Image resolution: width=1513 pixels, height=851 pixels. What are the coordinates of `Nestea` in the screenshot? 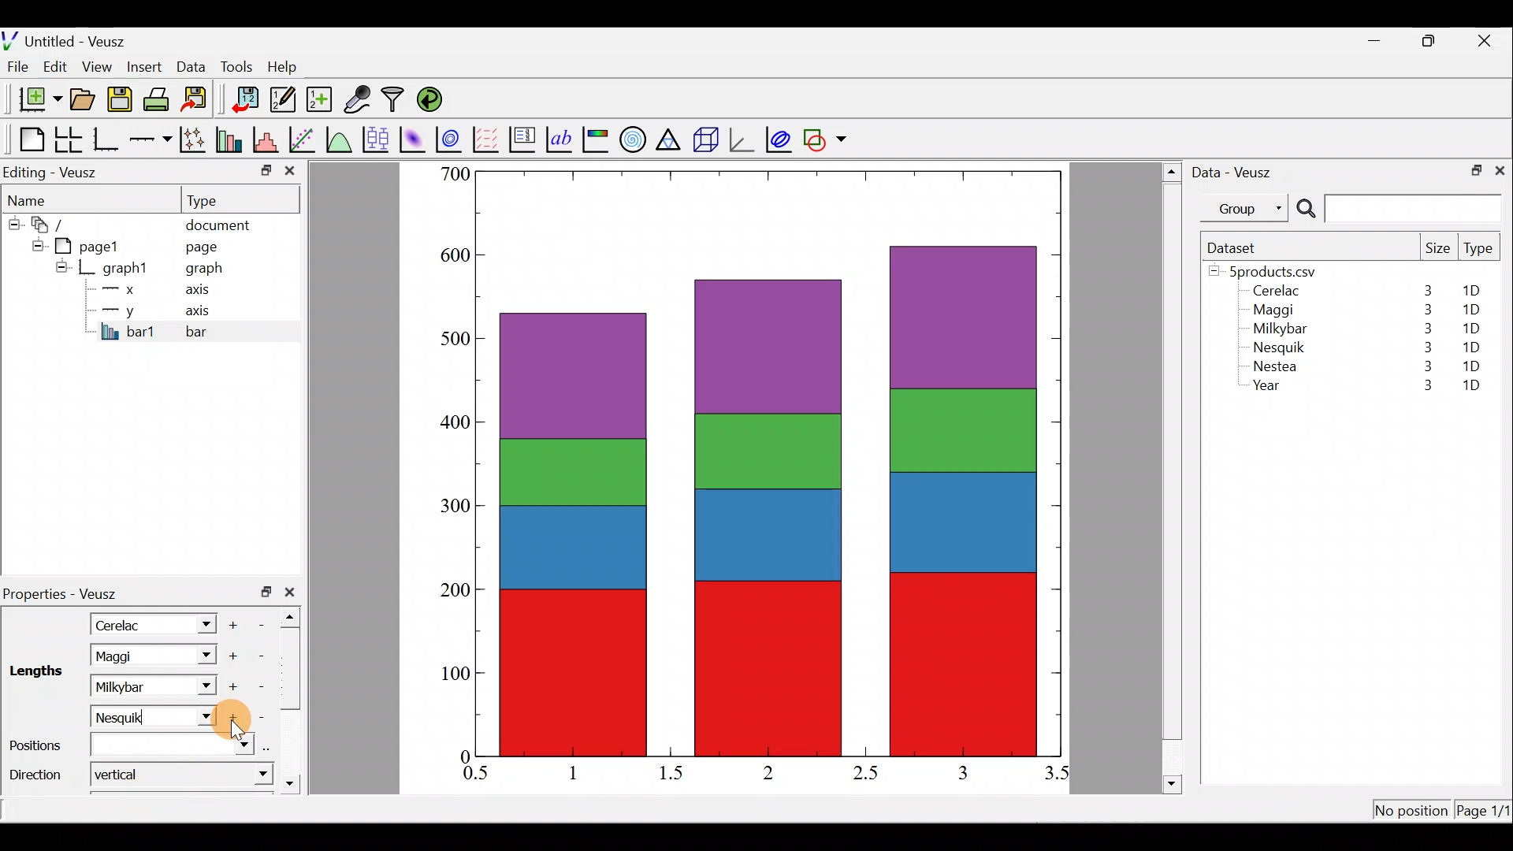 It's located at (1276, 366).